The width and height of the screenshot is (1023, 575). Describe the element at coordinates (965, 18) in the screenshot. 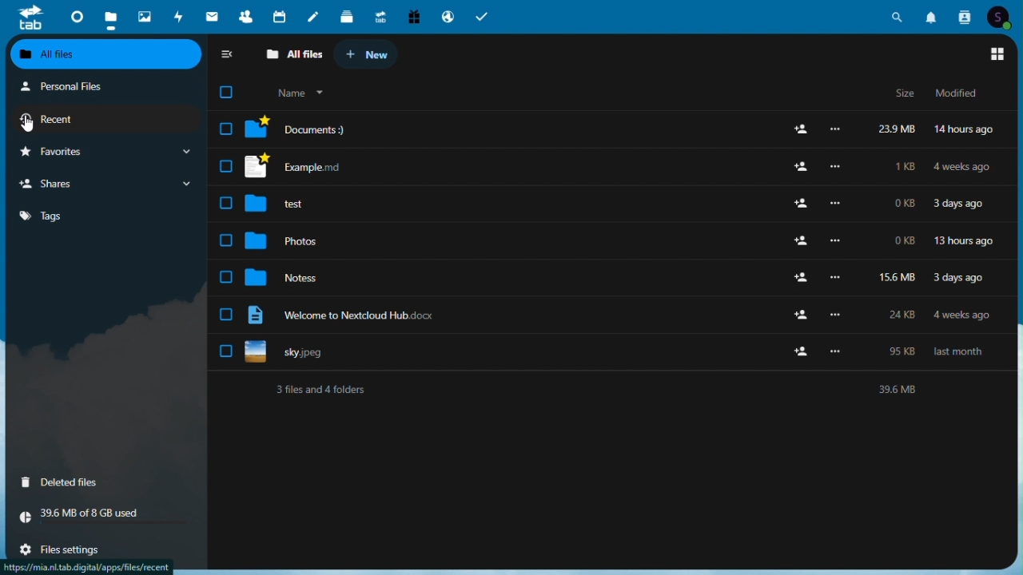

I see `contacts` at that location.